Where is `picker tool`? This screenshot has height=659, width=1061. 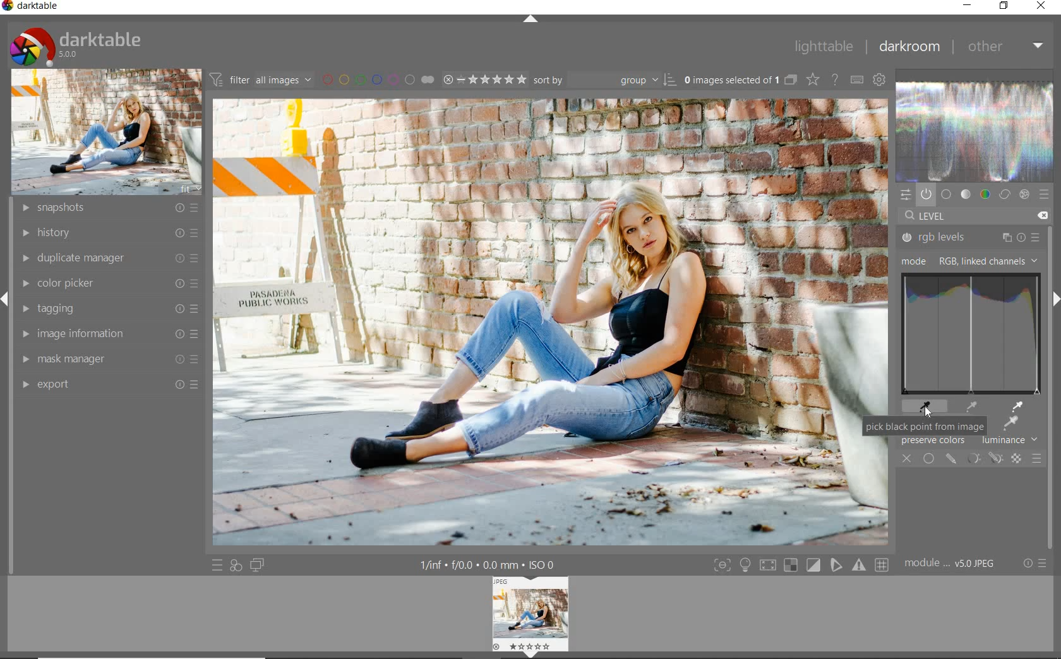
picker tool is located at coordinates (1010, 423).